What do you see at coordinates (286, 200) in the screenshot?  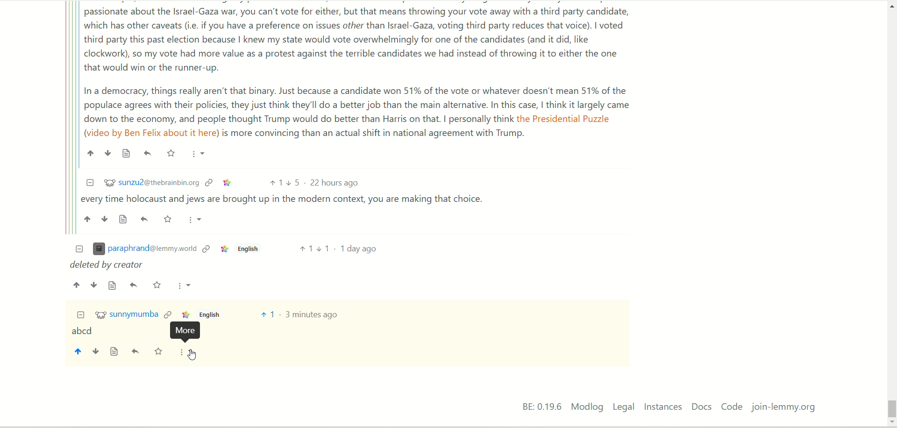 I see `| every time holocaust and jews are brought up in the modern context, you are making that choice.` at bounding box center [286, 200].